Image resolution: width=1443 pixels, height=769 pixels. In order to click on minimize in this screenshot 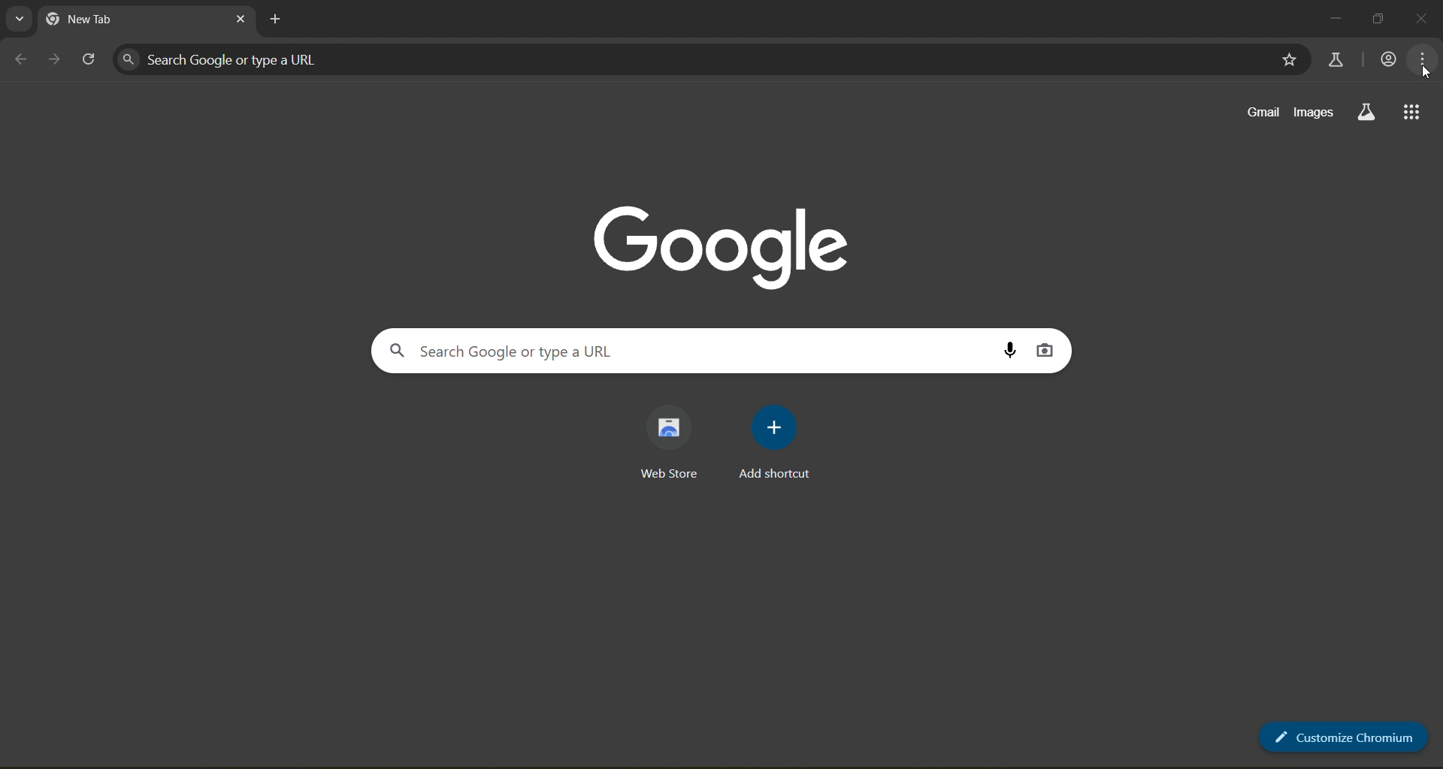, I will do `click(1334, 17)`.